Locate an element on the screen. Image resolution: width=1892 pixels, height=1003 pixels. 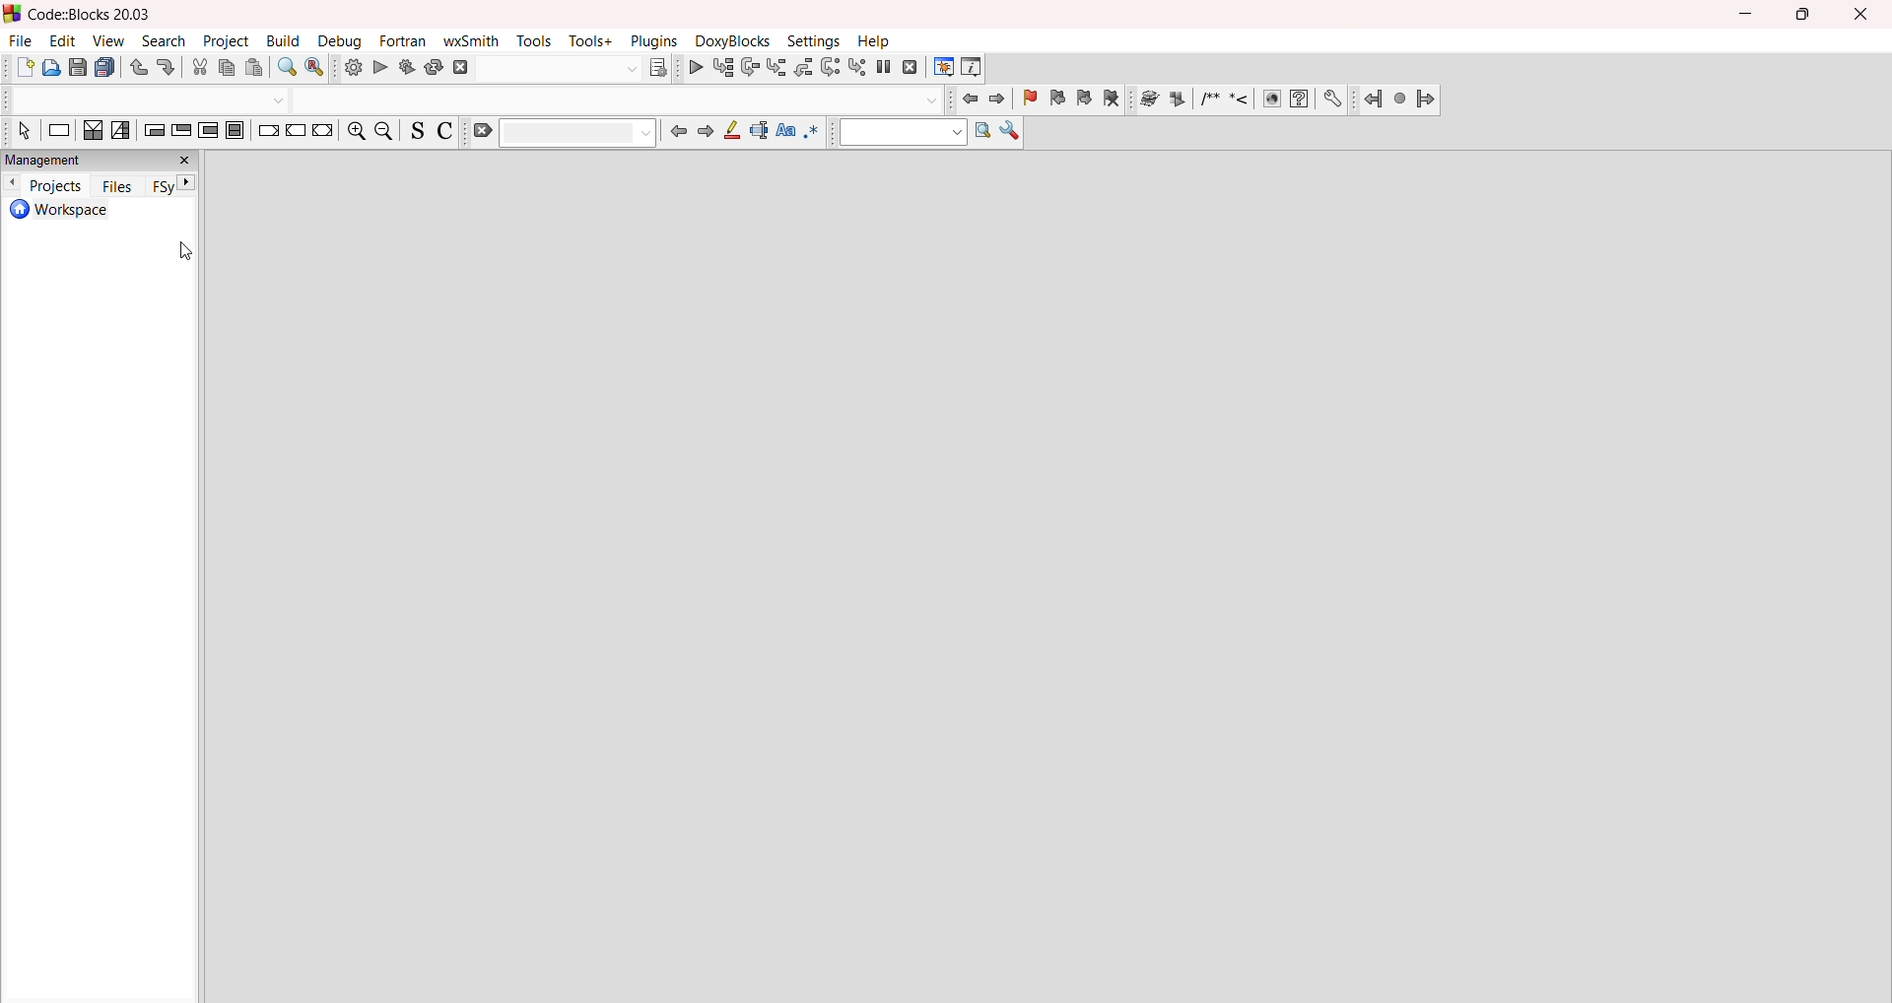
text to search is located at coordinates (901, 133).